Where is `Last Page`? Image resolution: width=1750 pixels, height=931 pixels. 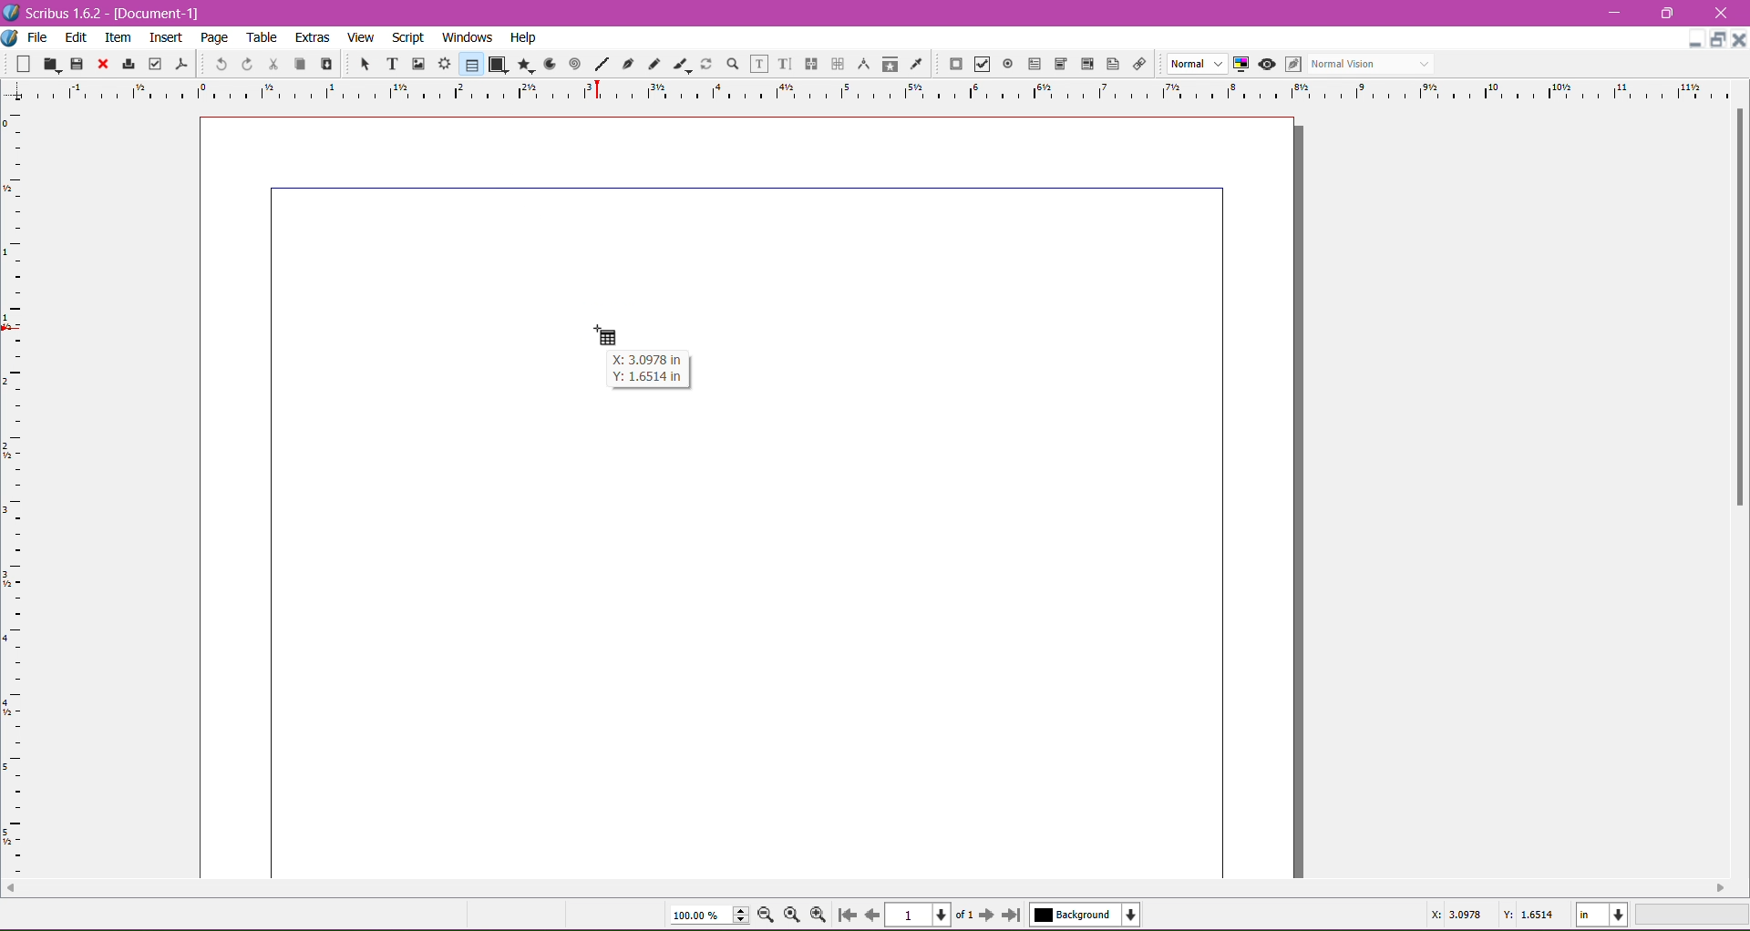
Last Page is located at coordinates (1015, 916).